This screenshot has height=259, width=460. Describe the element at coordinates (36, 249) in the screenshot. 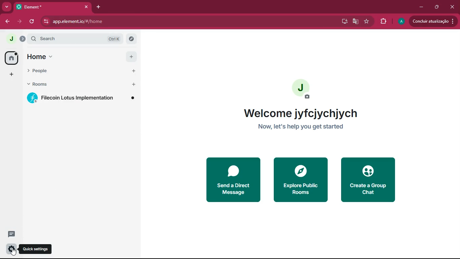

I see `quick settings` at that location.